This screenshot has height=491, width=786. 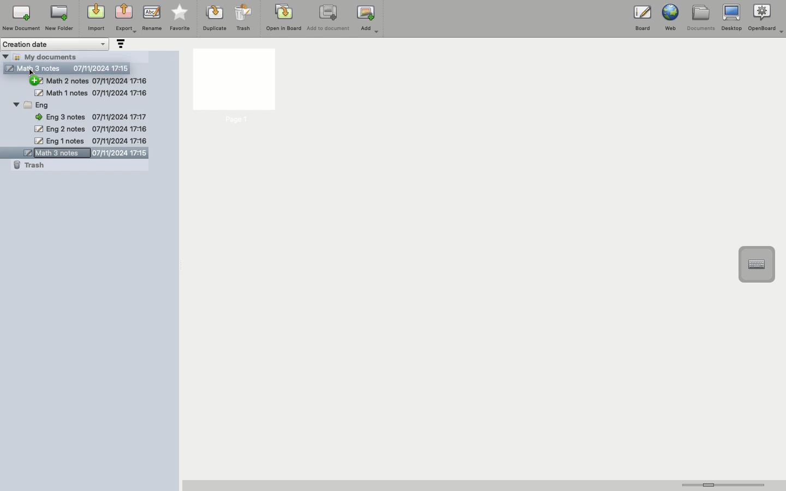 What do you see at coordinates (94, 116) in the screenshot?
I see `Eng 3 notes 07/11/2024` at bounding box center [94, 116].